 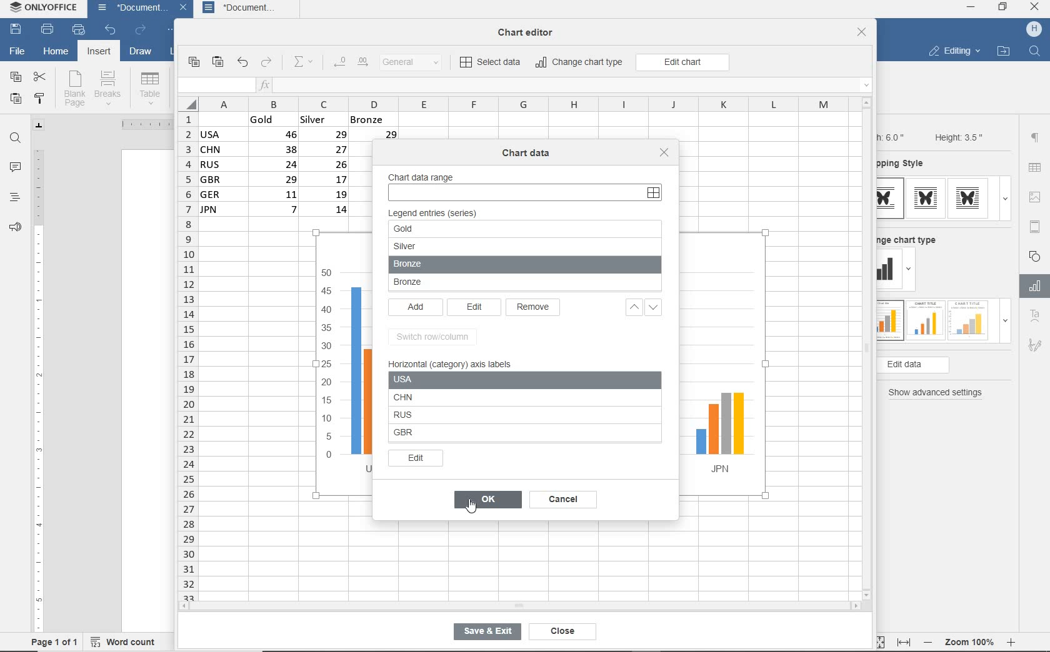 I want to click on CHN, so click(x=505, y=397).